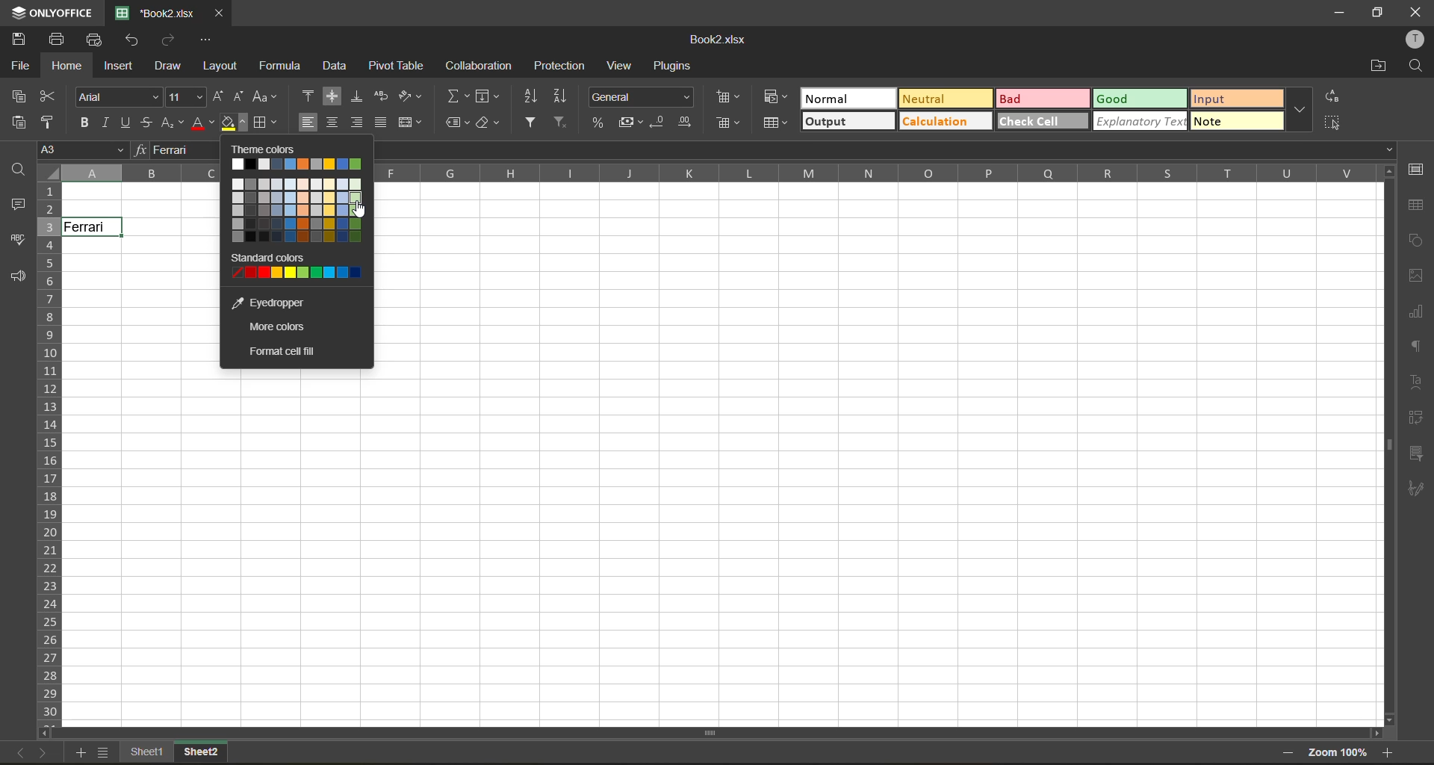  What do you see at coordinates (662, 120) in the screenshot?
I see `decrease decimal` at bounding box center [662, 120].